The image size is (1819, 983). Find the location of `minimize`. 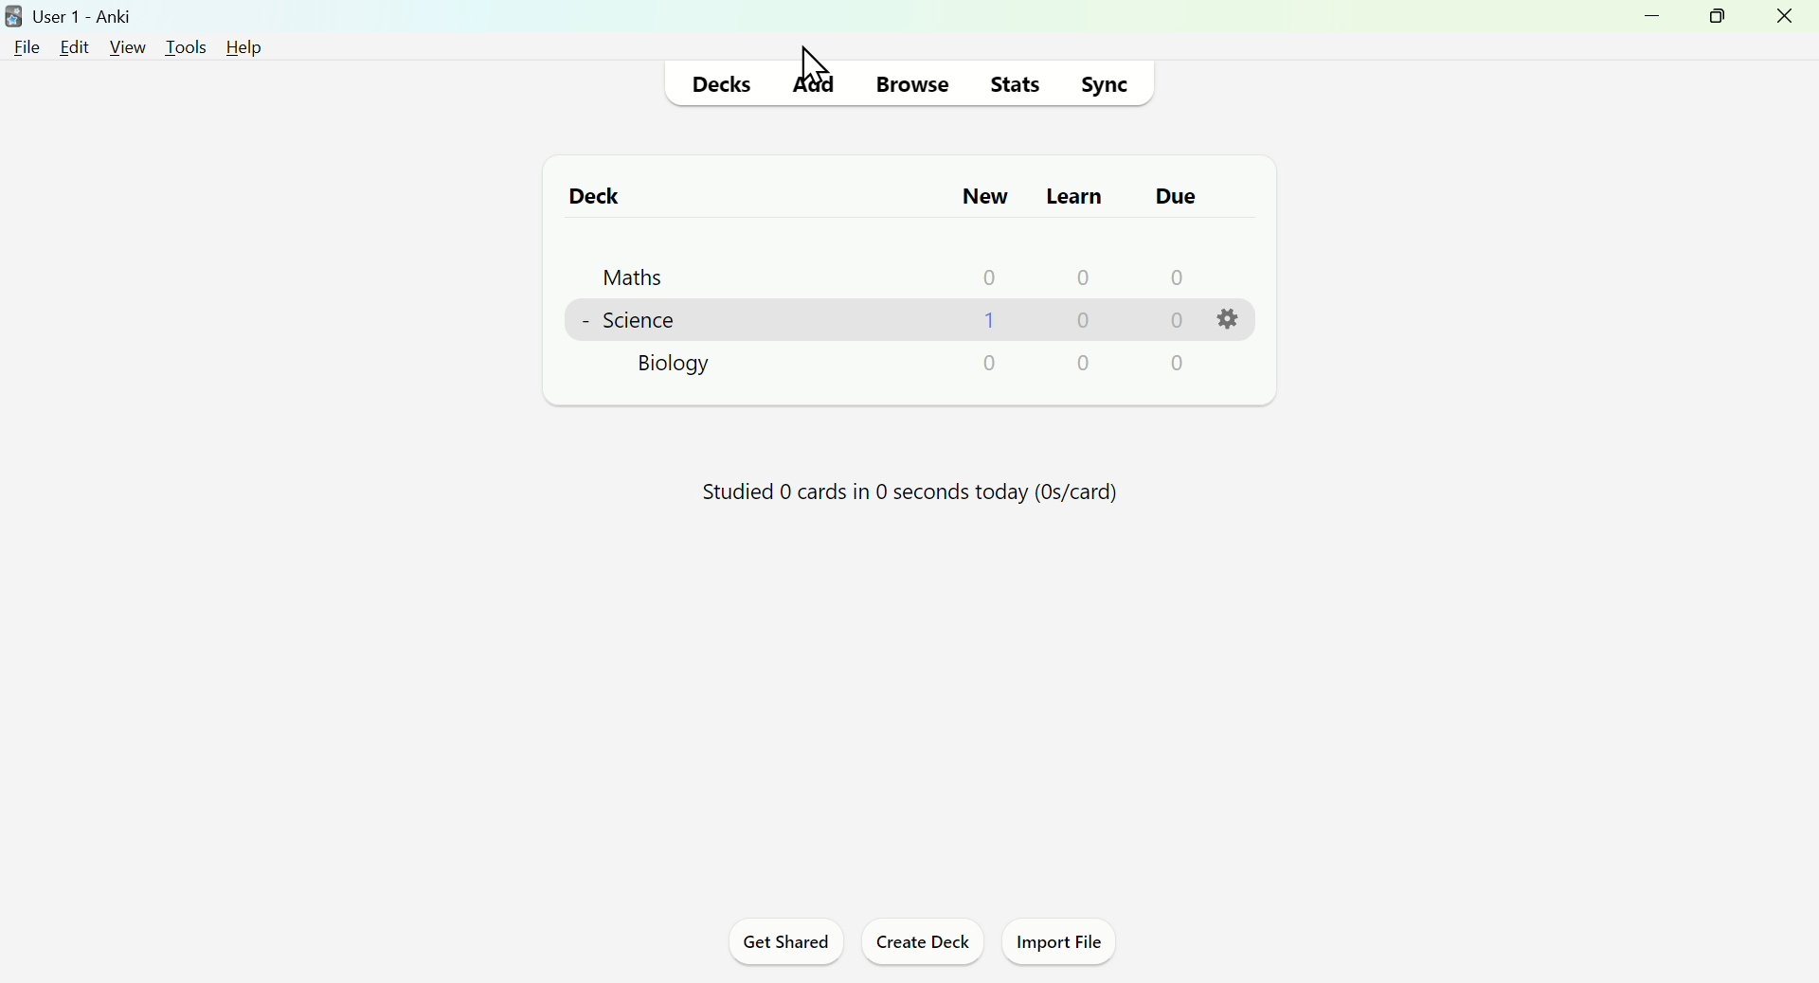

minimize is located at coordinates (1655, 20).